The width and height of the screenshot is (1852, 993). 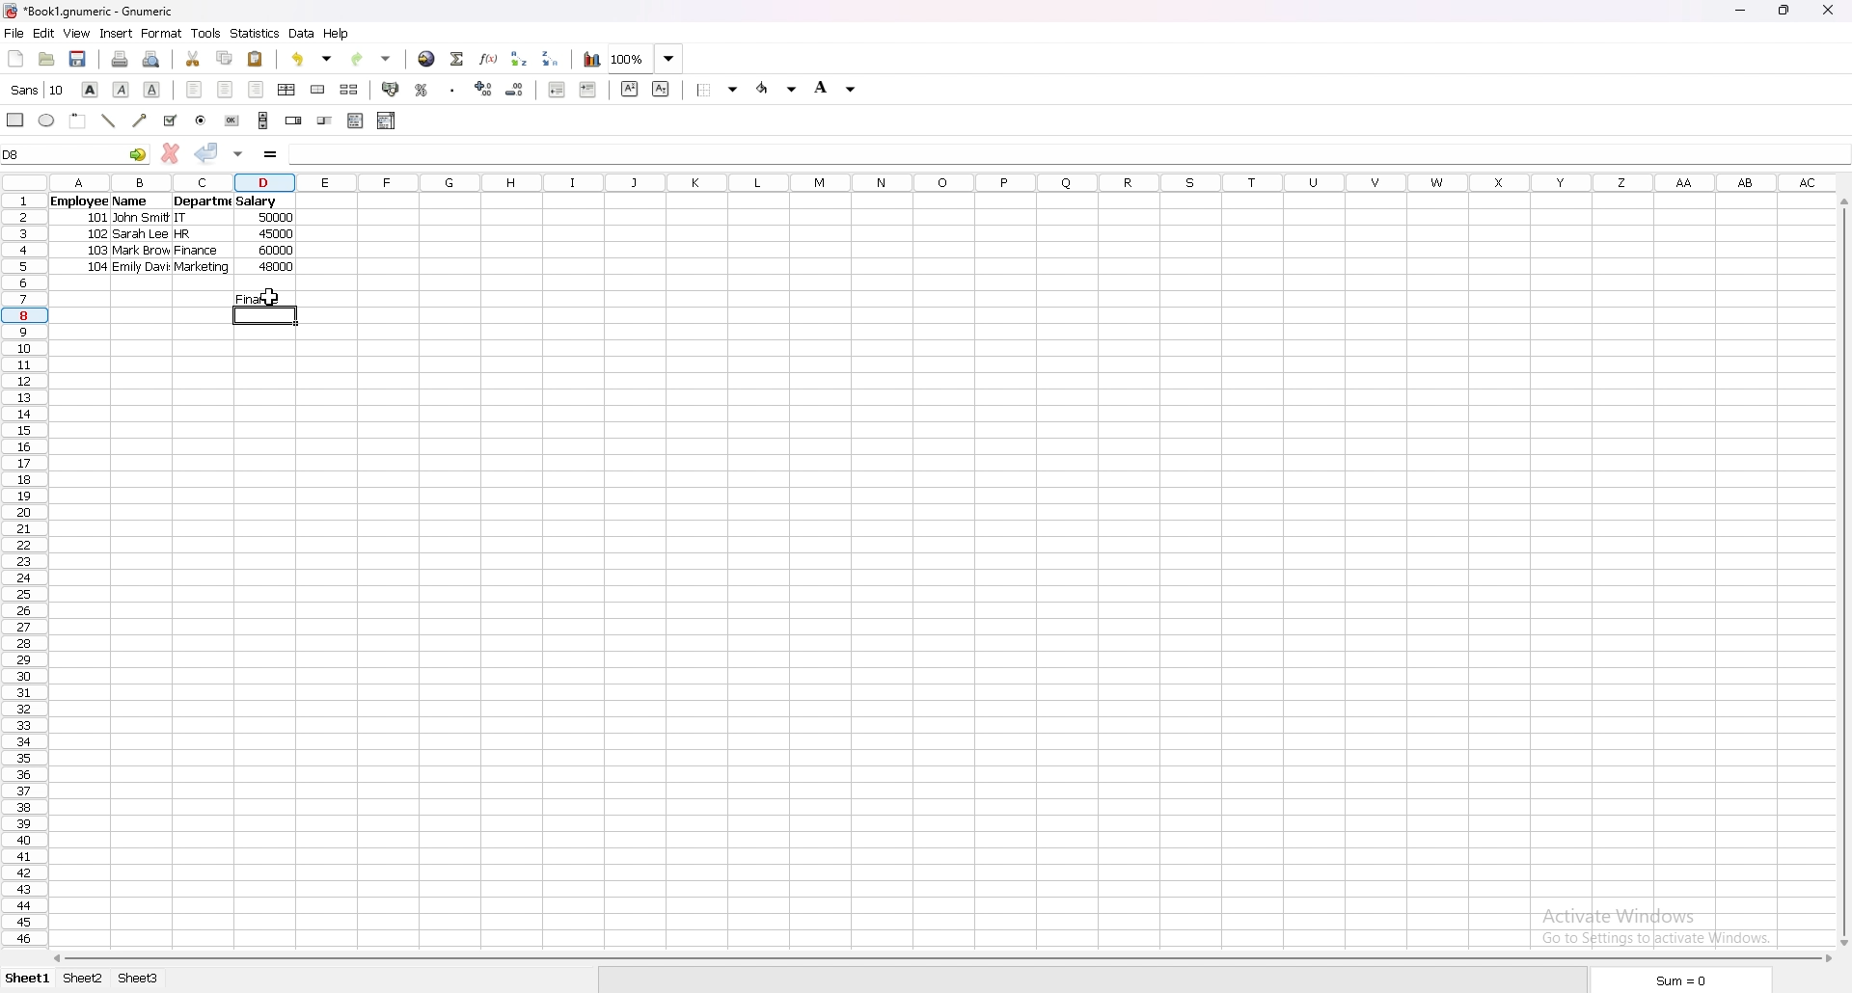 What do you see at coordinates (47, 59) in the screenshot?
I see `open` at bounding box center [47, 59].